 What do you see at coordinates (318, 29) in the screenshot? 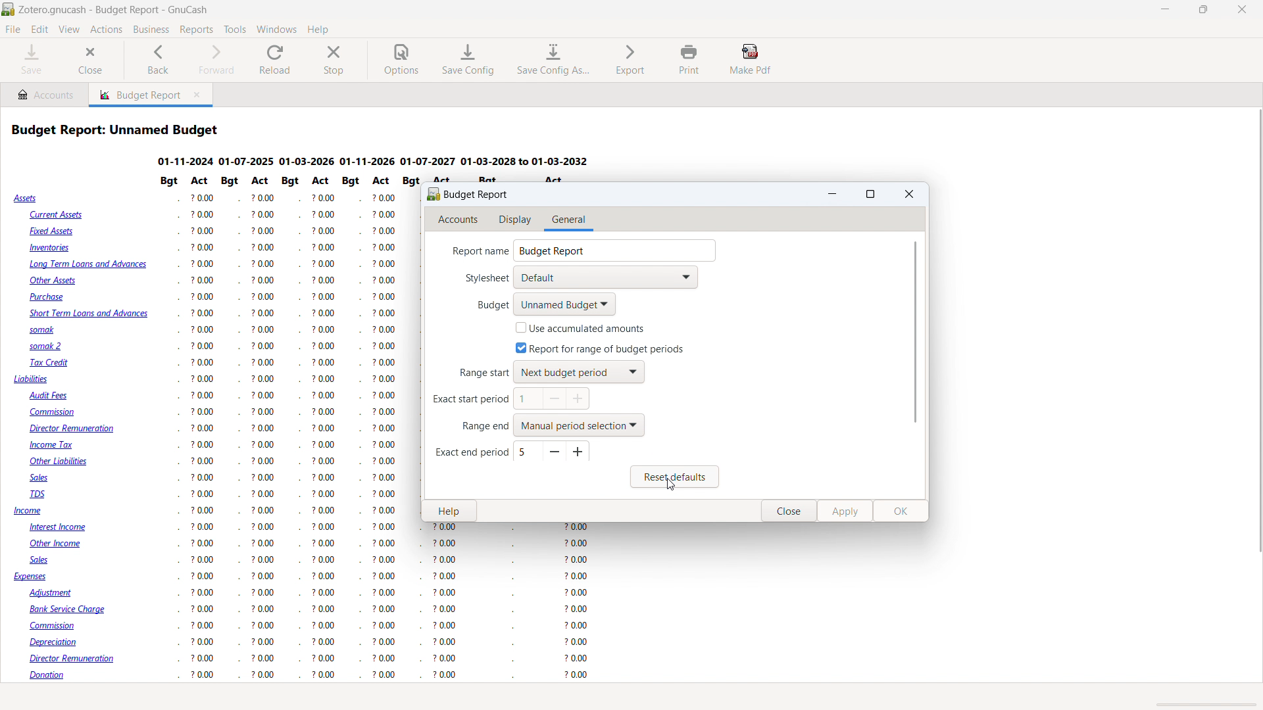
I see `help` at bounding box center [318, 29].